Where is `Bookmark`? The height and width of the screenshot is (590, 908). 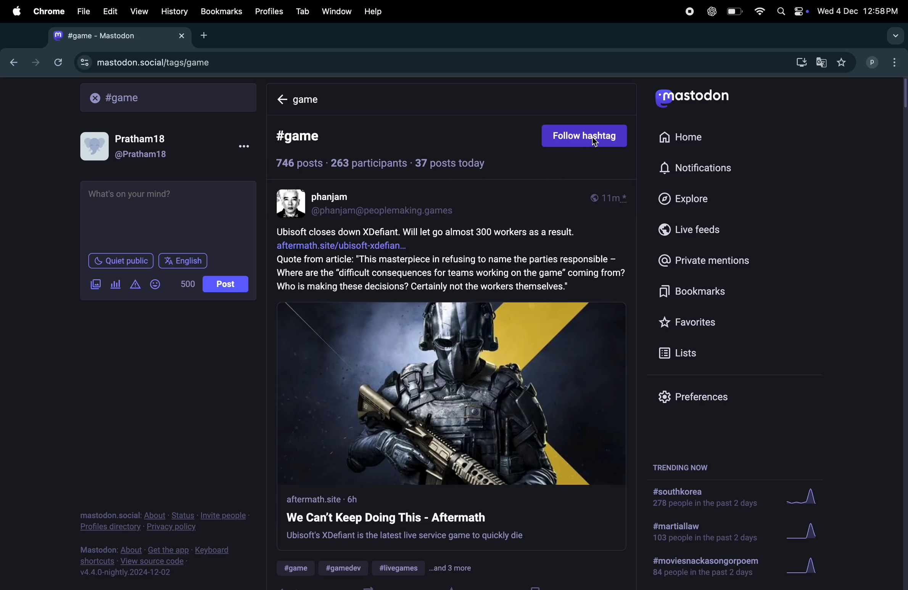 Bookmark is located at coordinates (222, 12).